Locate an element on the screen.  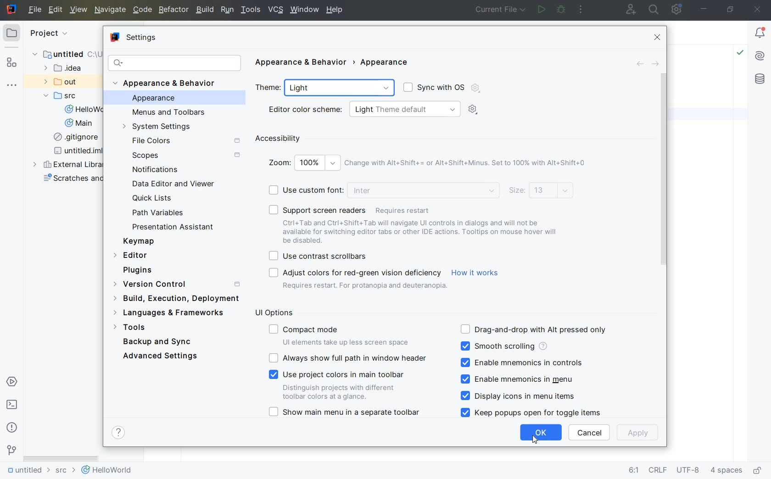
Appearance & Behavior » Appearance is located at coordinates (341, 61).